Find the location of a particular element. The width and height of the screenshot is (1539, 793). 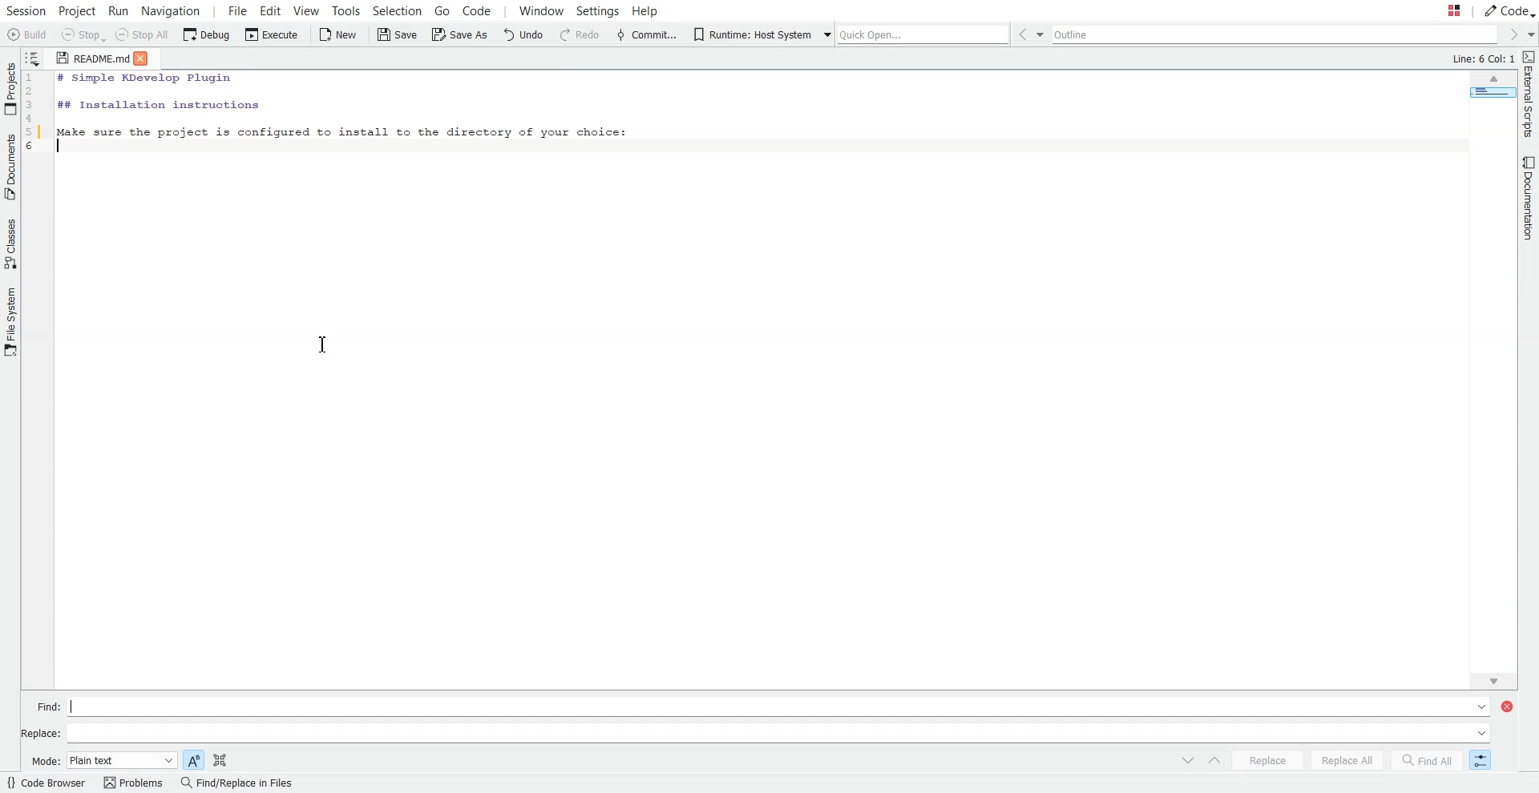

Edit is located at coordinates (271, 10).